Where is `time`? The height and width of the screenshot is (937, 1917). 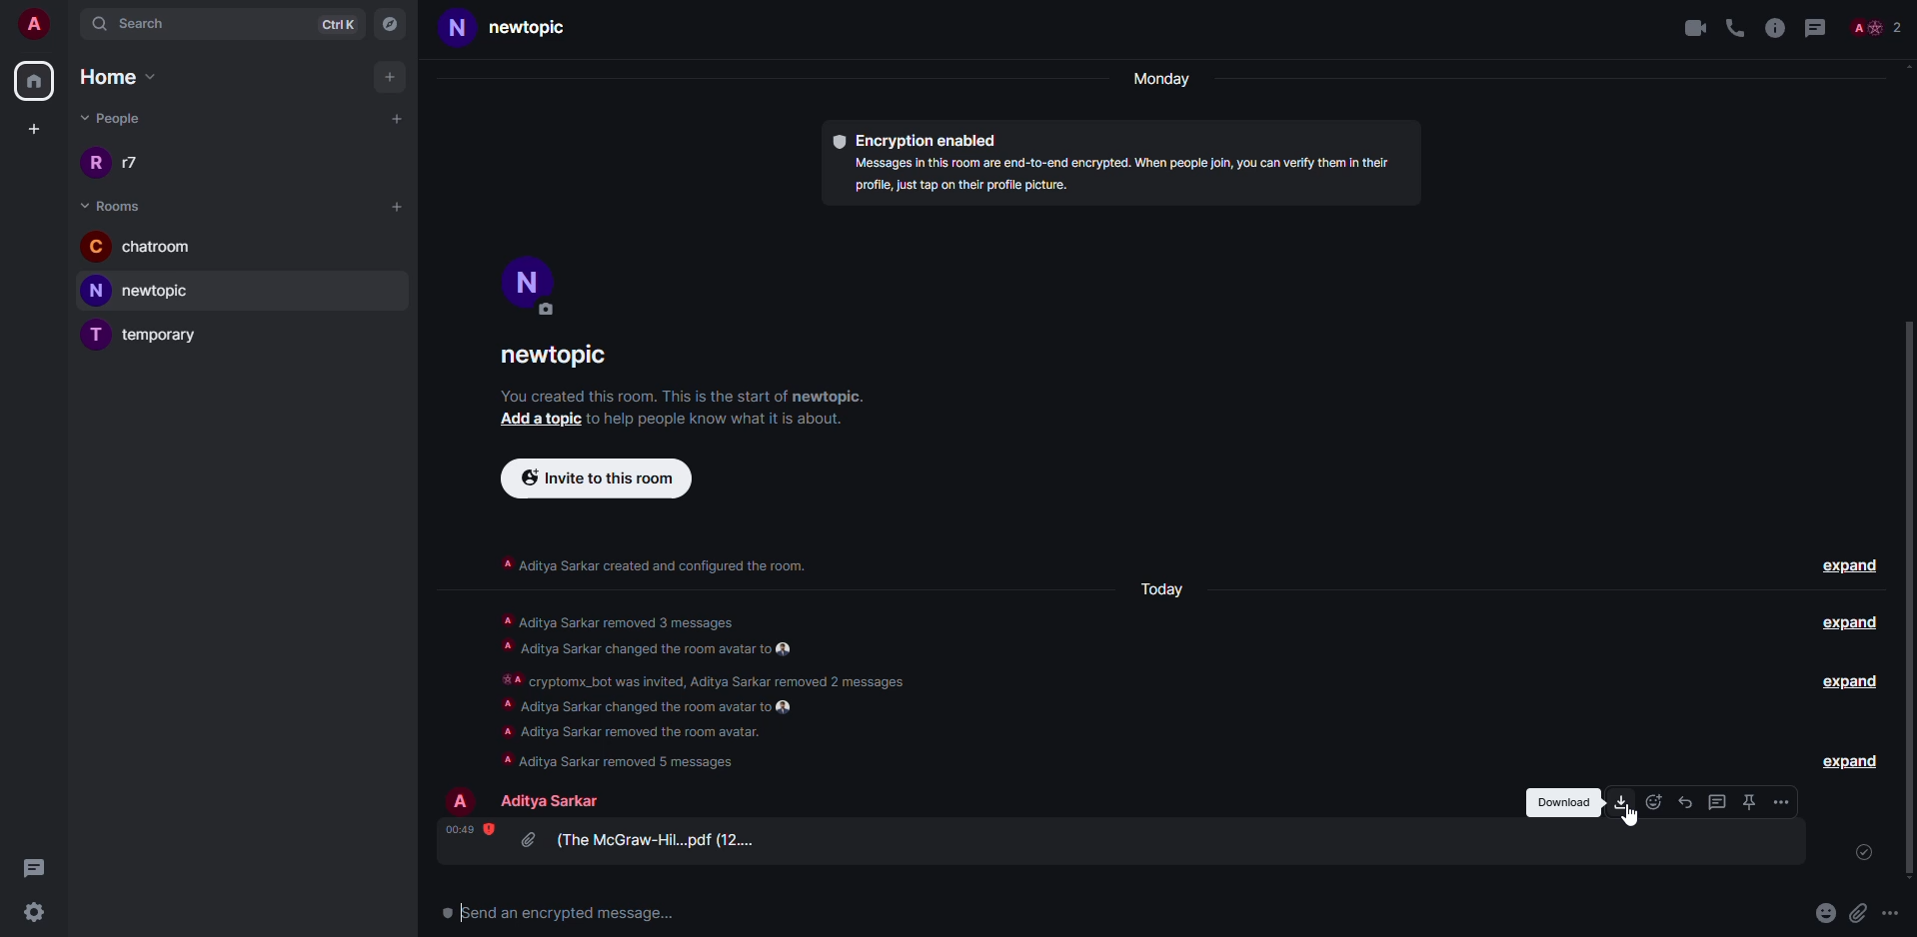 time is located at coordinates (470, 829).